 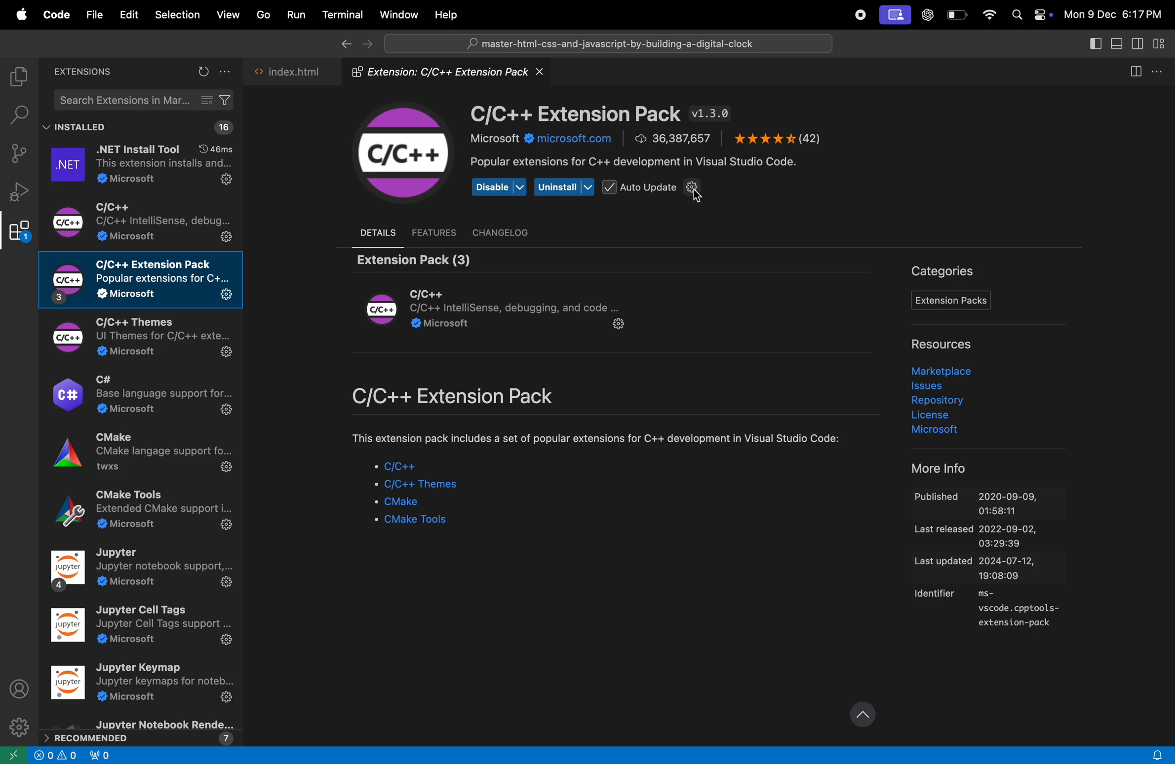 What do you see at coordinates (940, 415) in the screenshot?
I see `liscence` at bounding box center [940, 415].